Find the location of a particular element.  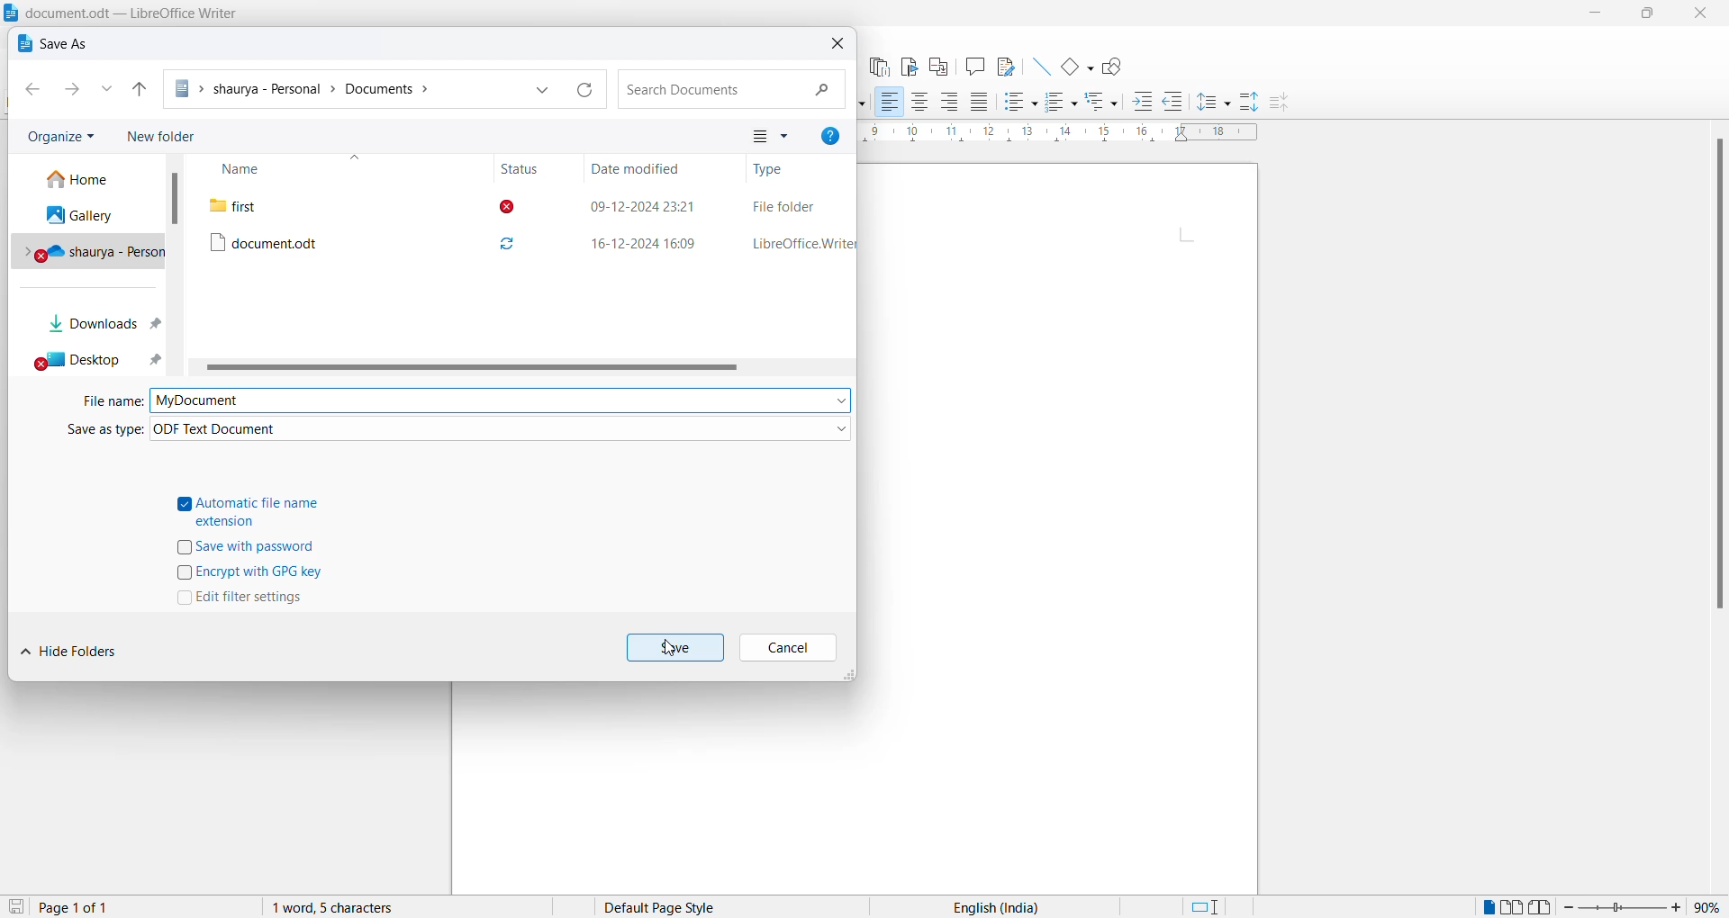

New folder is located at coordinates (168, 131).